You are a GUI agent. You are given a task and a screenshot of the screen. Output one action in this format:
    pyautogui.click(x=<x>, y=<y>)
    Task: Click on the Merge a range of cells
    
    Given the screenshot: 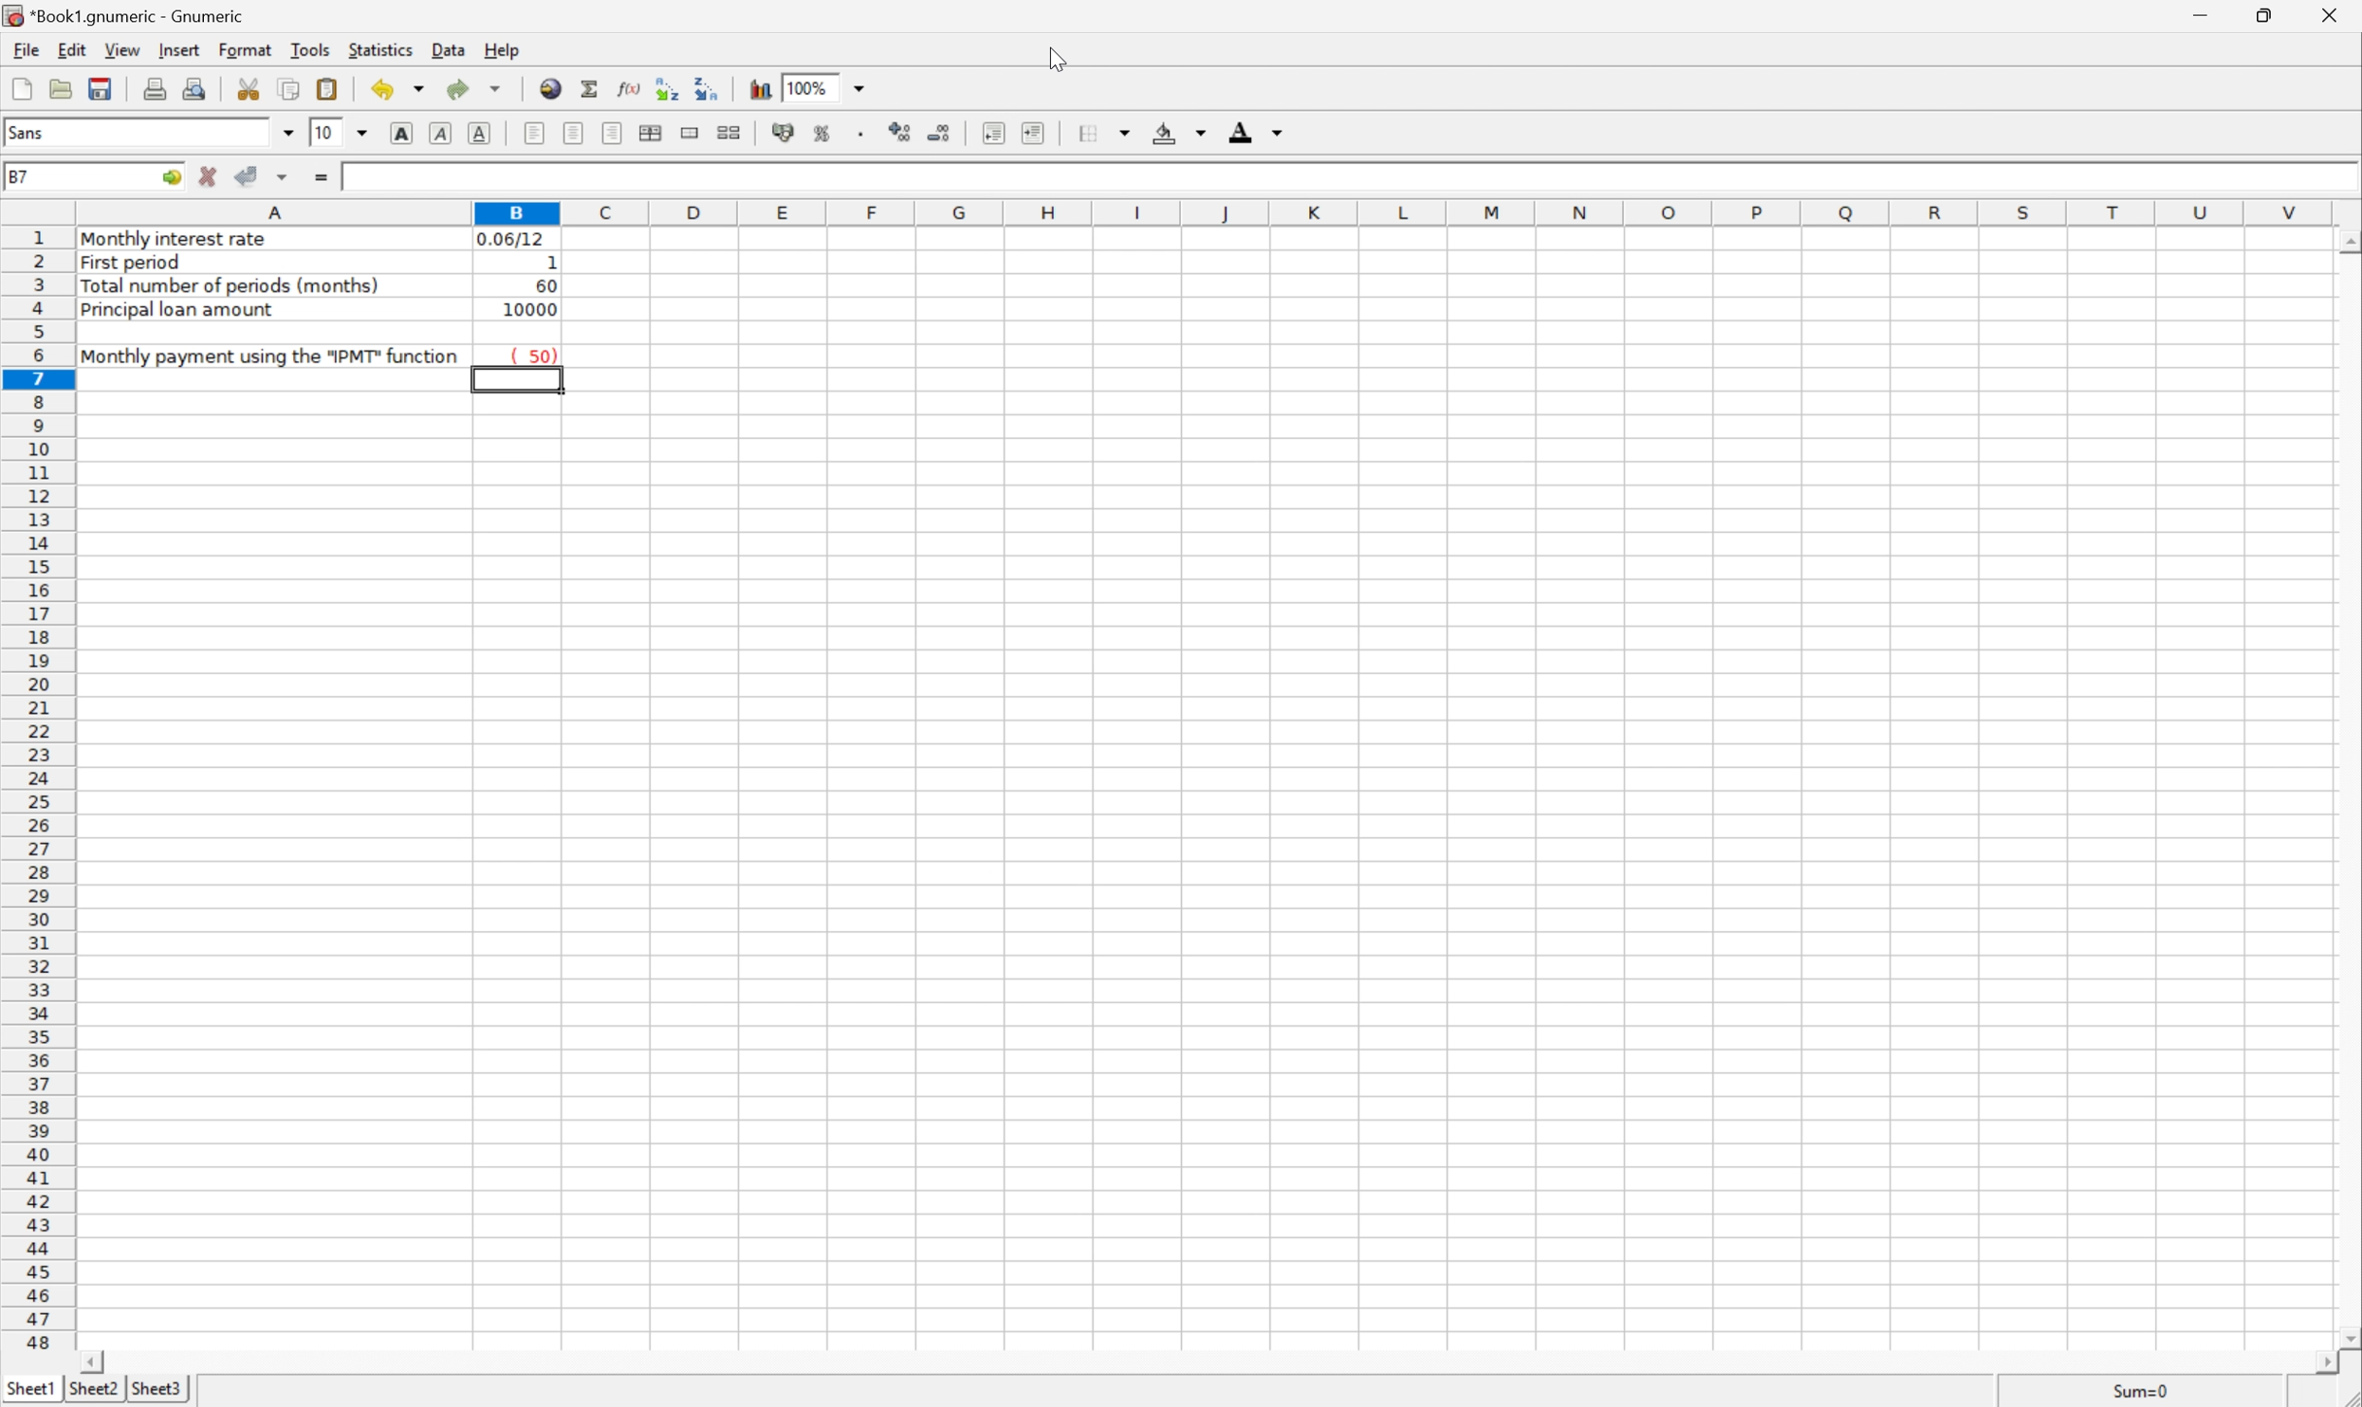 What is the action you would take?
    pyautogui.click(x=692, y=135)
    